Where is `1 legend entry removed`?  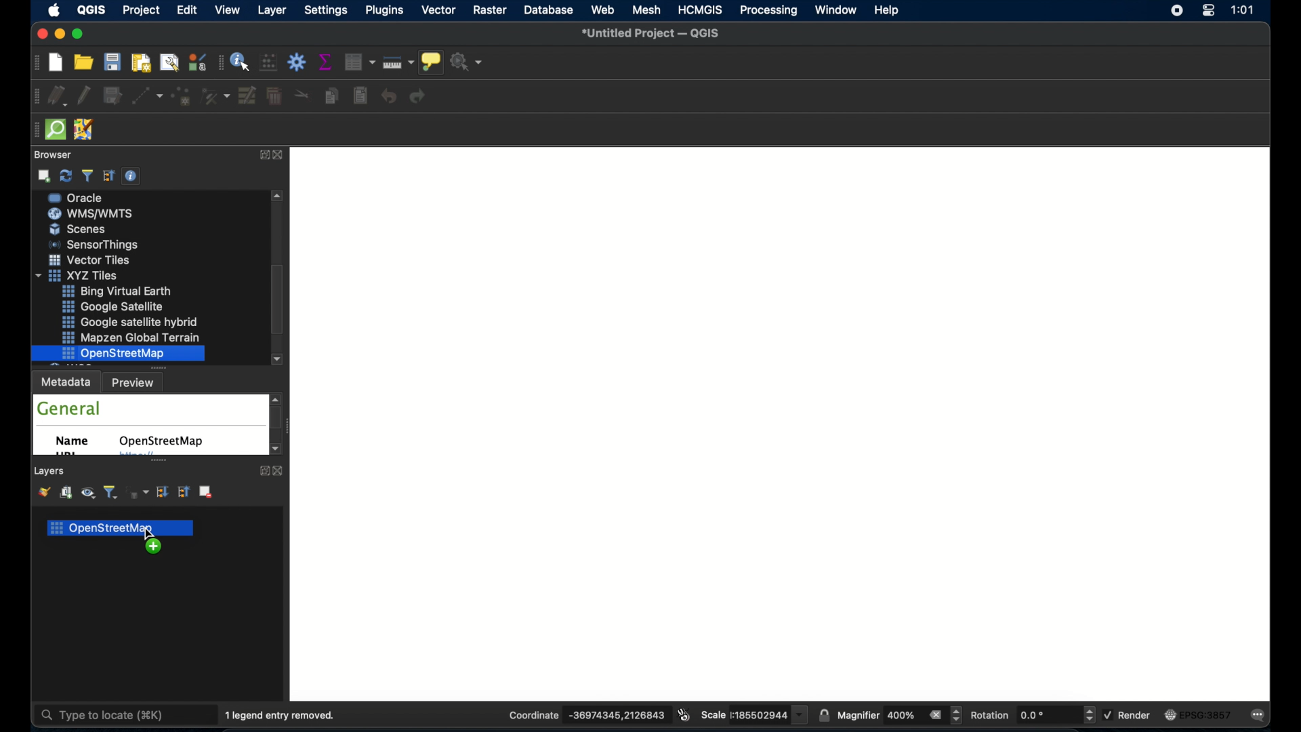
1 legend entry removed is located at coordinates (281, 716).